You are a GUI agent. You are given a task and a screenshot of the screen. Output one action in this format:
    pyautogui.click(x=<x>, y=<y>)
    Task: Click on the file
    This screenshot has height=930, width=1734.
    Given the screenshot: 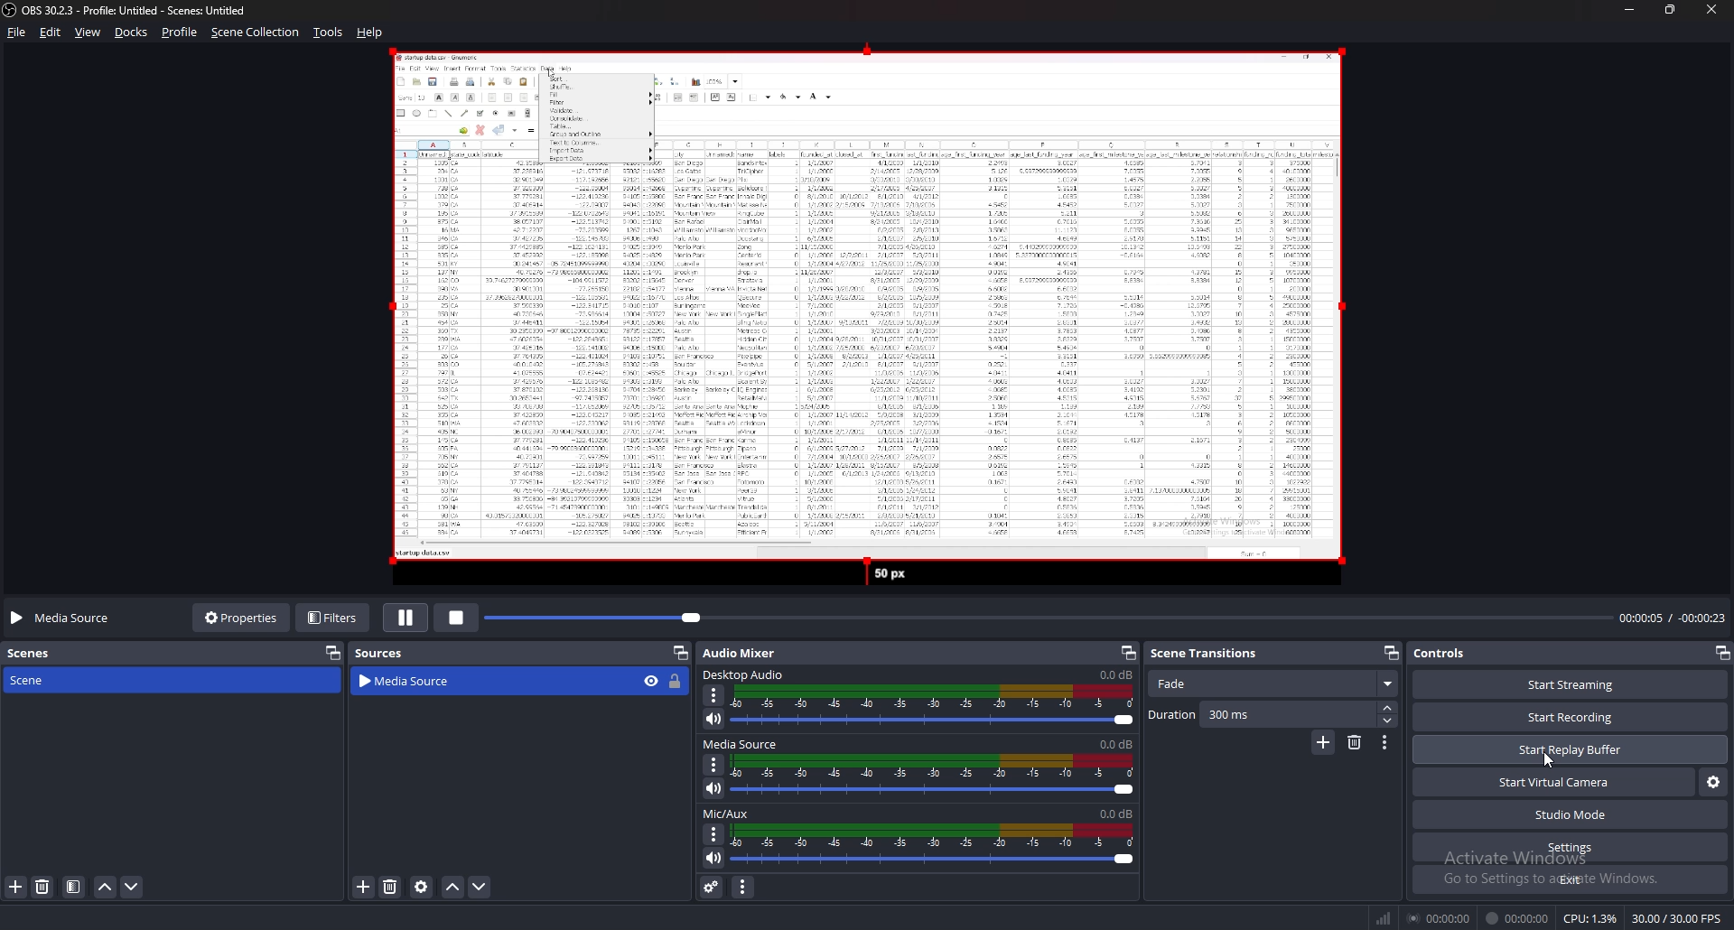 What is the action you would take?
    pyautogui.click(x=17, y=32)
    